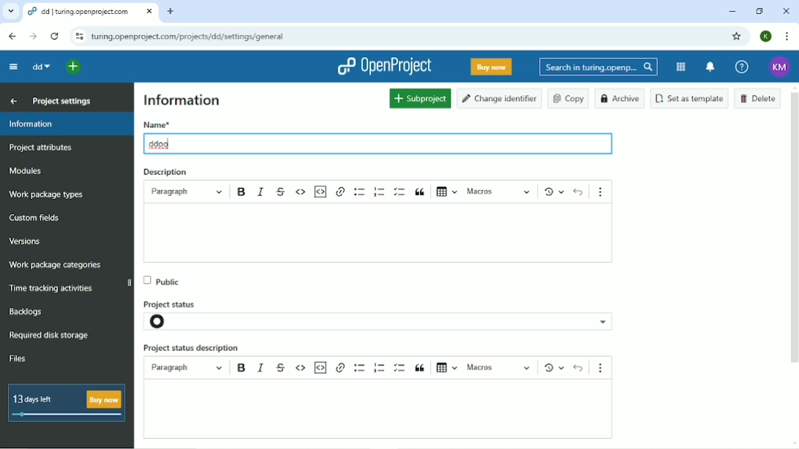 The height and width of the screenshot is (449, 799). What do you see at coordinates (402, 192) in the screenshot?
I see `To-do list` at bounding box center [402, 192].